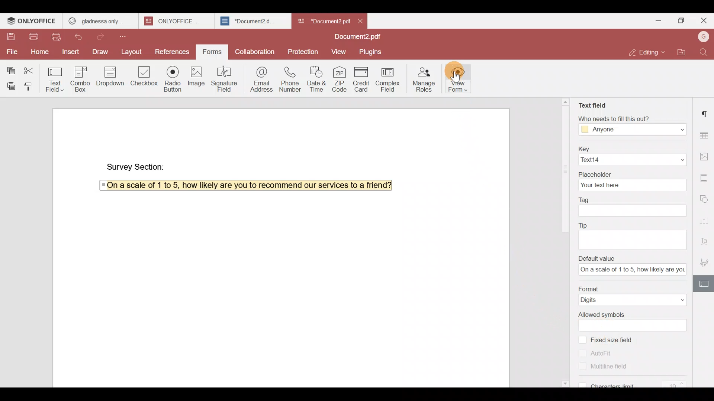 Image resolution: width=714 pixels, height=401 pixels. I want to click on Cut, so click(32, 68).